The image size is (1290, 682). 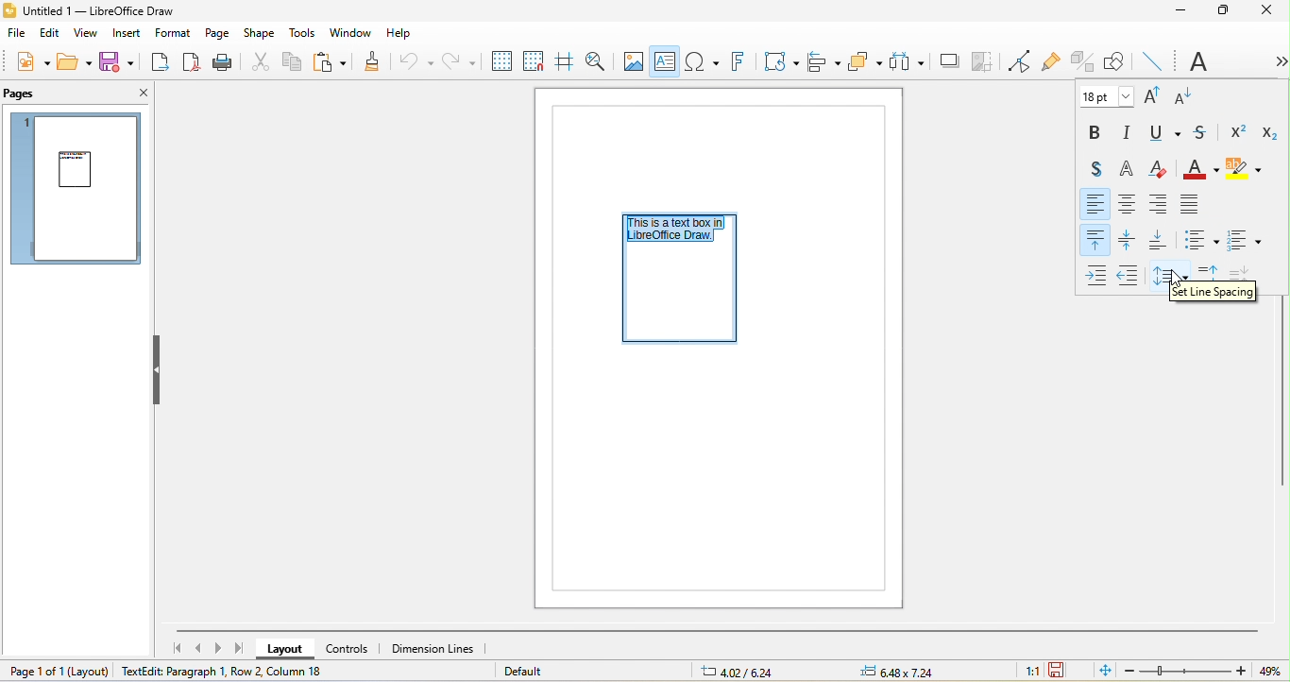 What do you see at coordinates (218, 648) in the screenshot?
I see `next page` at bounding box center [218, 648].